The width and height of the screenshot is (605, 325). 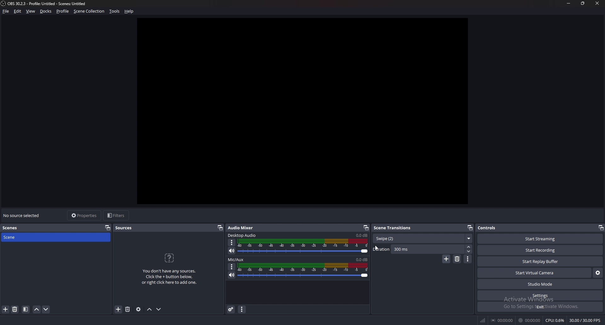 I want to click on ) OBS 30.2.3 - Profile: Untitled - Scenes: Untitled, so click(x=50, y=4).